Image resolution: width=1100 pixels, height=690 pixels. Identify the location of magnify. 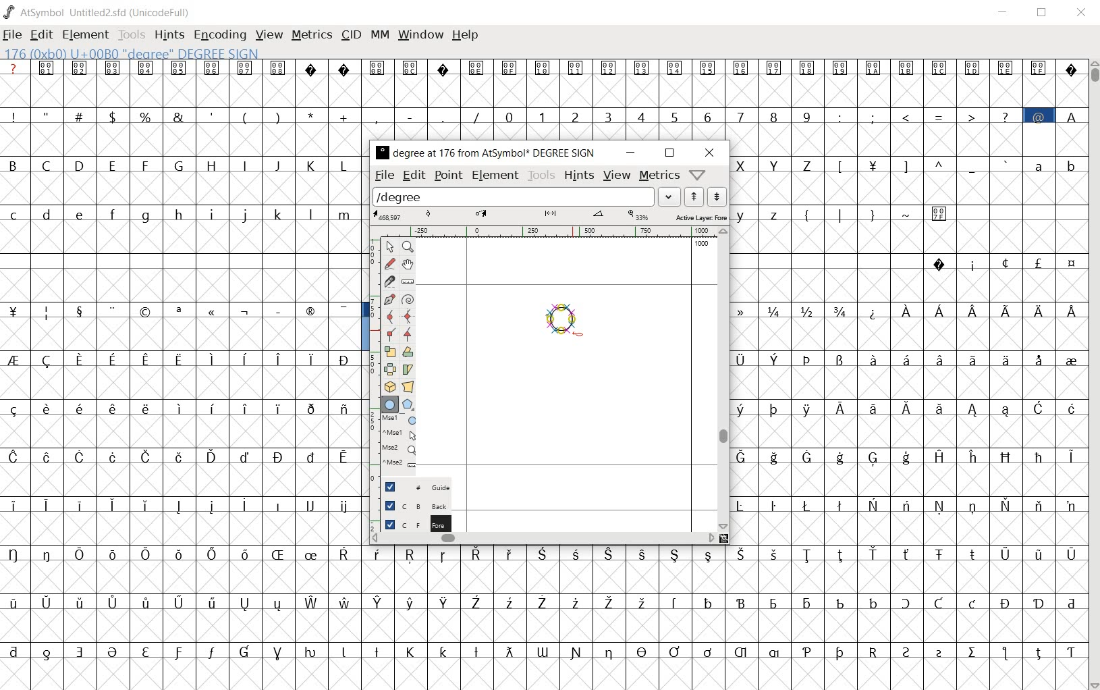
(407, 246).